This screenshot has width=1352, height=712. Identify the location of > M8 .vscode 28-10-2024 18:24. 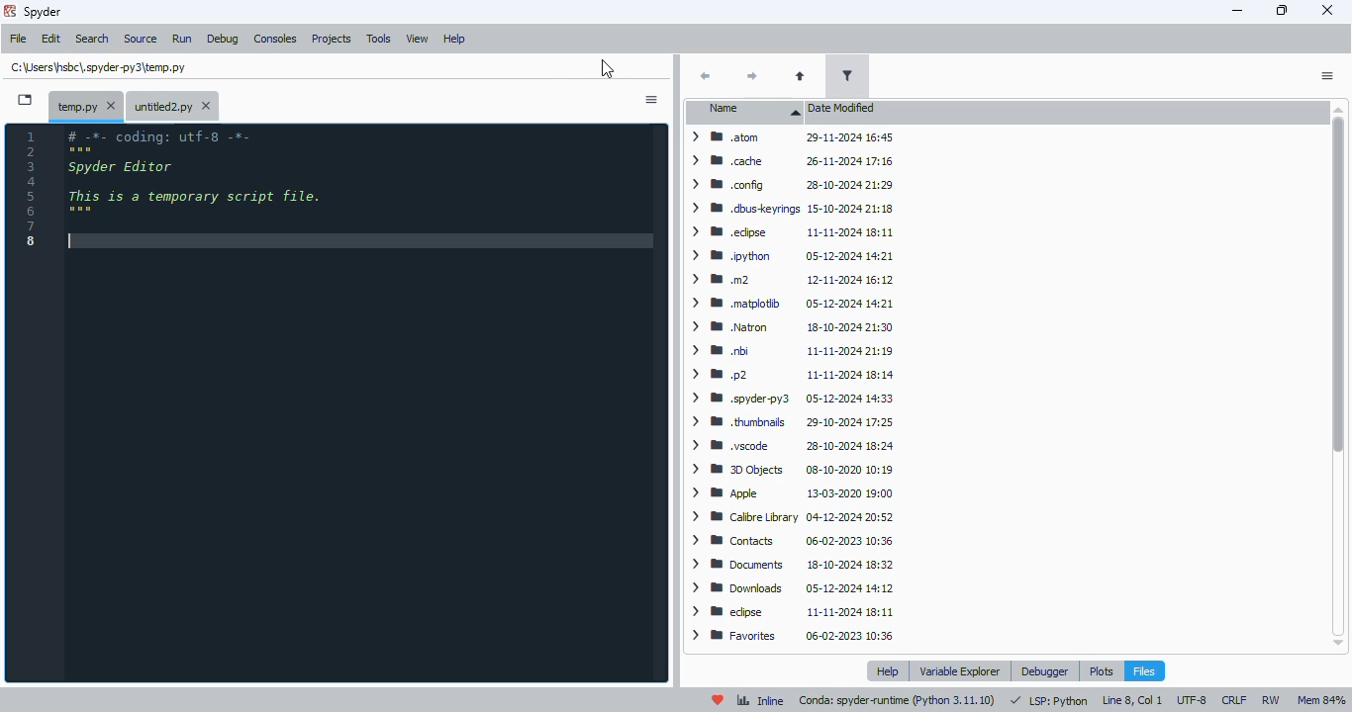
(790, 446).